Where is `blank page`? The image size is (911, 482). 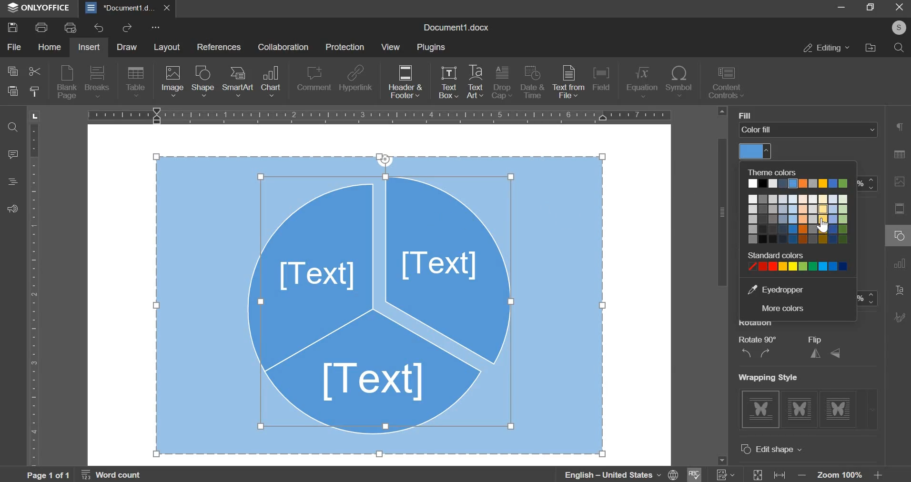
blank page is located at coordinates (67, 81).